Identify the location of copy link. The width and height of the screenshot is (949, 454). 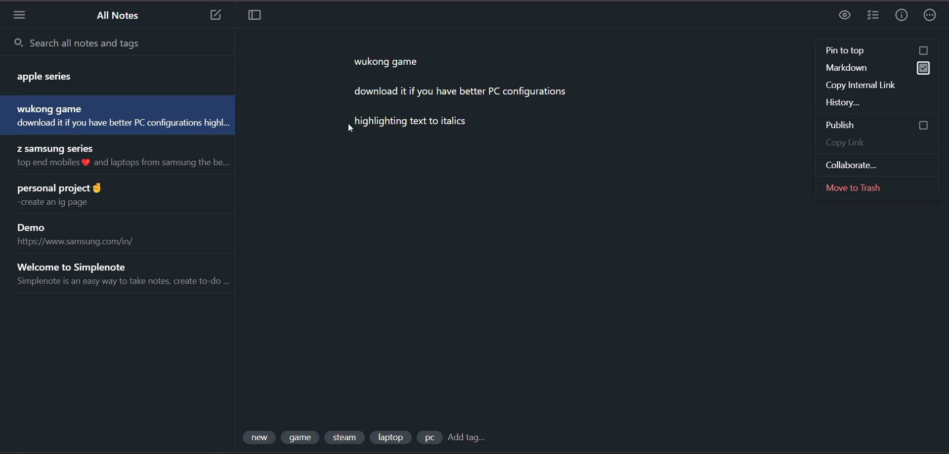
(880, 143).